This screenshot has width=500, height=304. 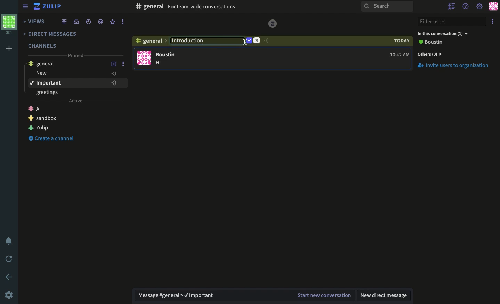 I want to click on Filter users, so click(x=452, y=21).